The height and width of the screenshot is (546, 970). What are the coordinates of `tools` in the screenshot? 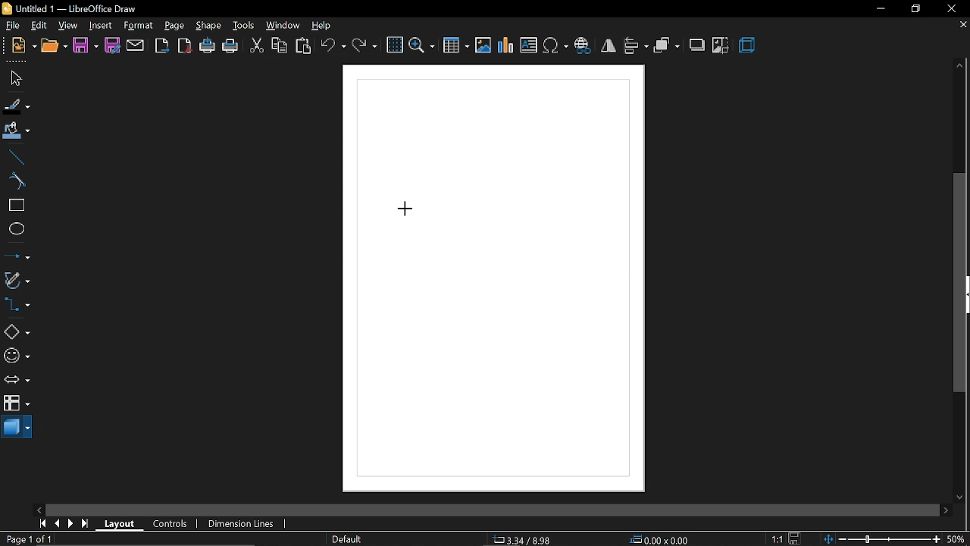 It's located at (246, 26).